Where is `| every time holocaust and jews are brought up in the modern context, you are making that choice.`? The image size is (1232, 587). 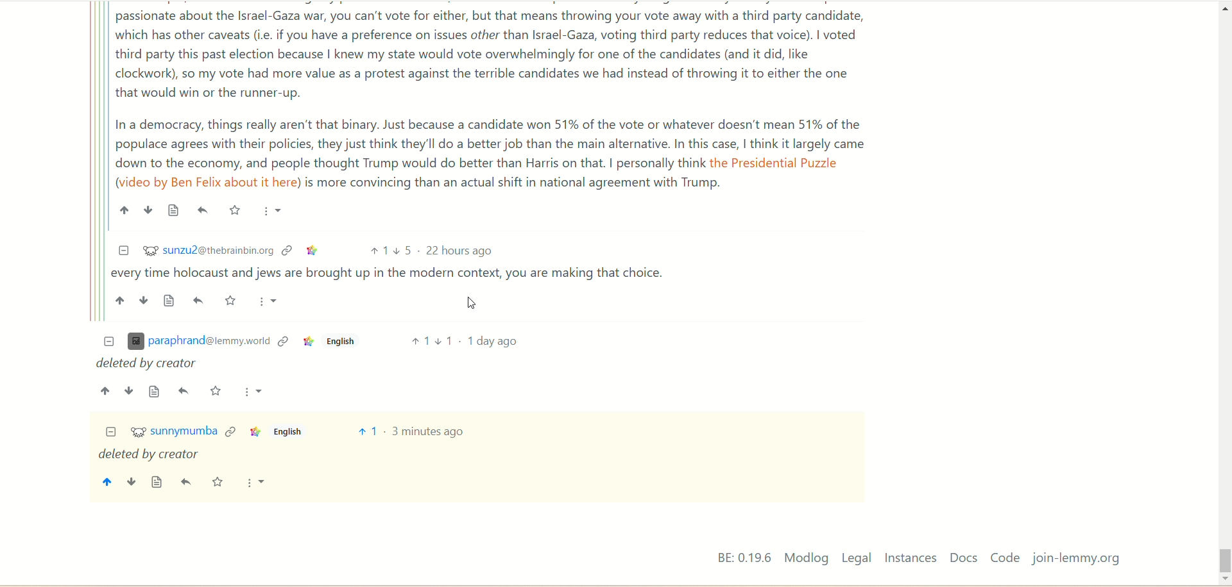 | every time holocaust and jews are brought up in the modern context, you are making that choice. is located at coordinates (393, 275).